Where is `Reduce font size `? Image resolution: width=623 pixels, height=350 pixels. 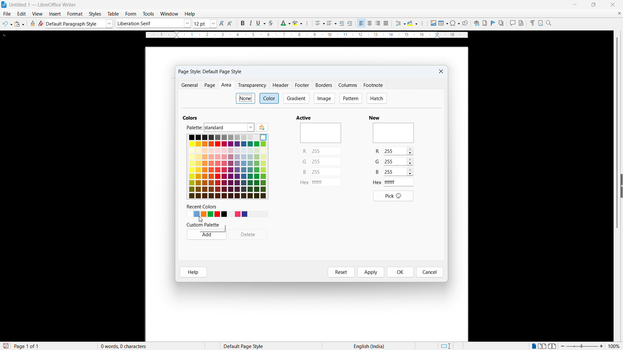
Reduce font size  is located at coordinates (231, 23).